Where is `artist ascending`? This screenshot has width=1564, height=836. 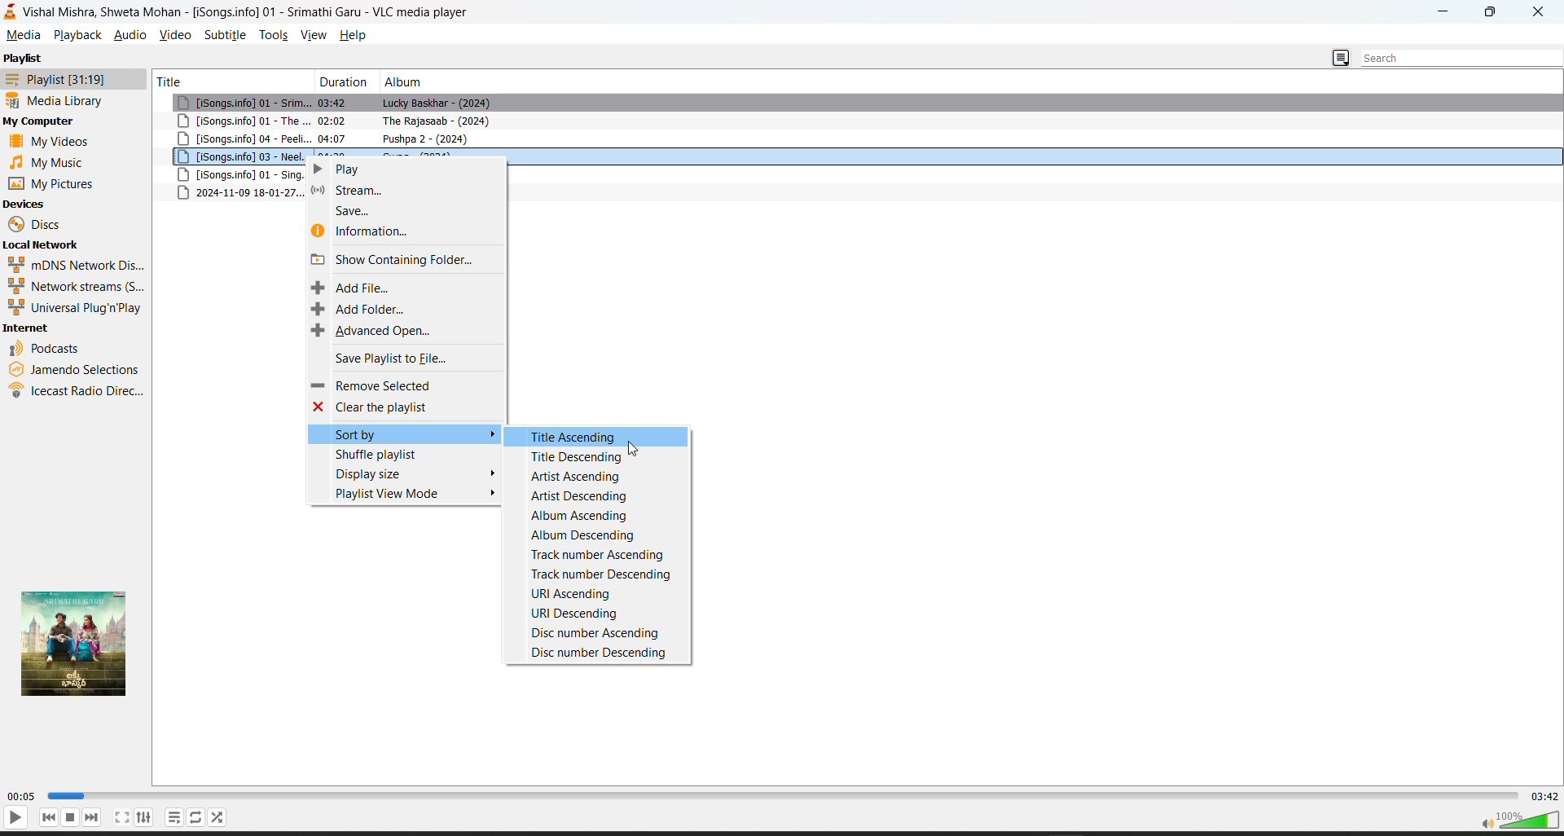 artist ascending is located at coordinates (600, 474).